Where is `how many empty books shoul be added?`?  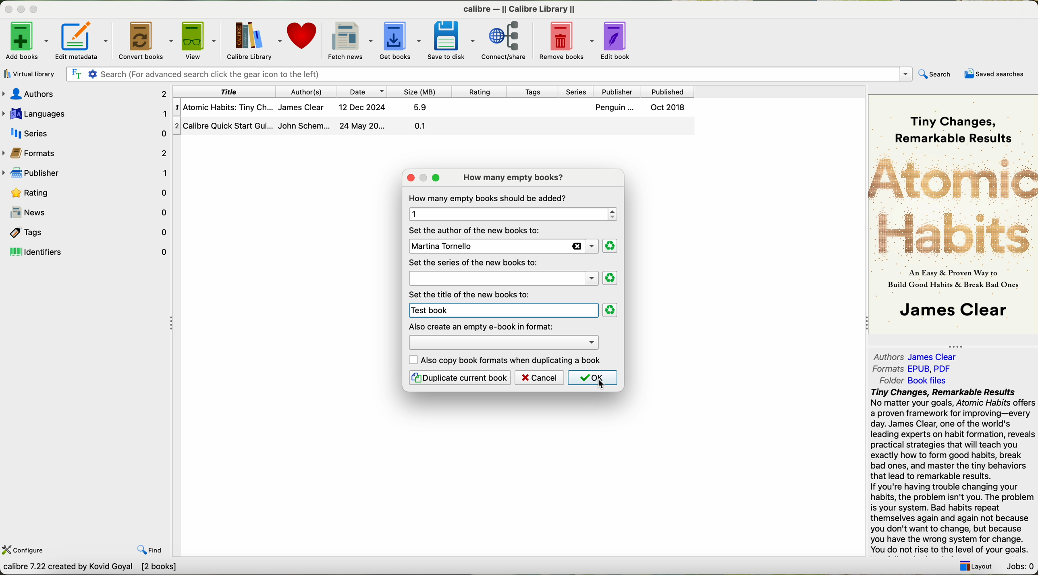
how many empty books shoul be added? is located at coordinates (489, 198).